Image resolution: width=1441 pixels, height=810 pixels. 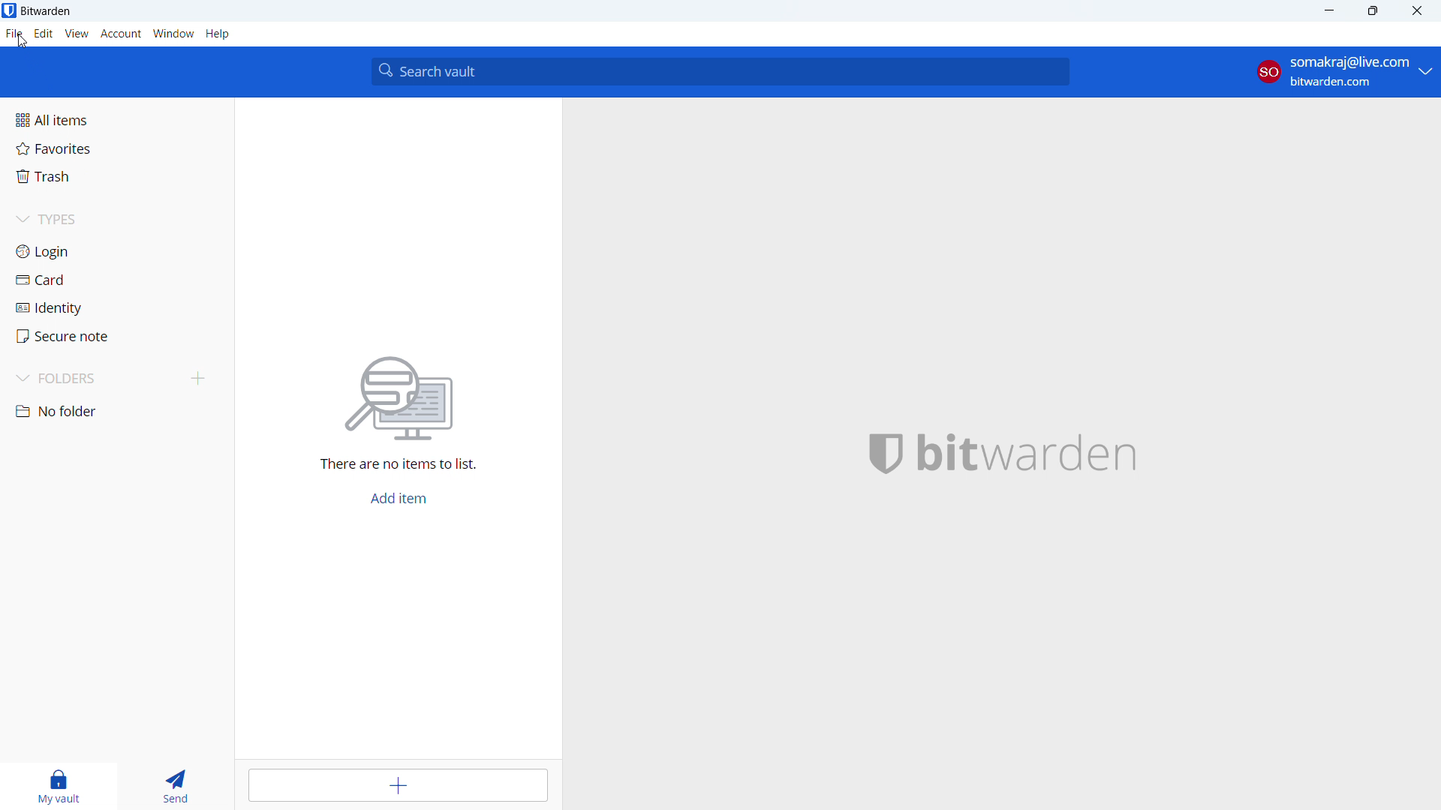 I want to click on window, so click(x=174, y=34).